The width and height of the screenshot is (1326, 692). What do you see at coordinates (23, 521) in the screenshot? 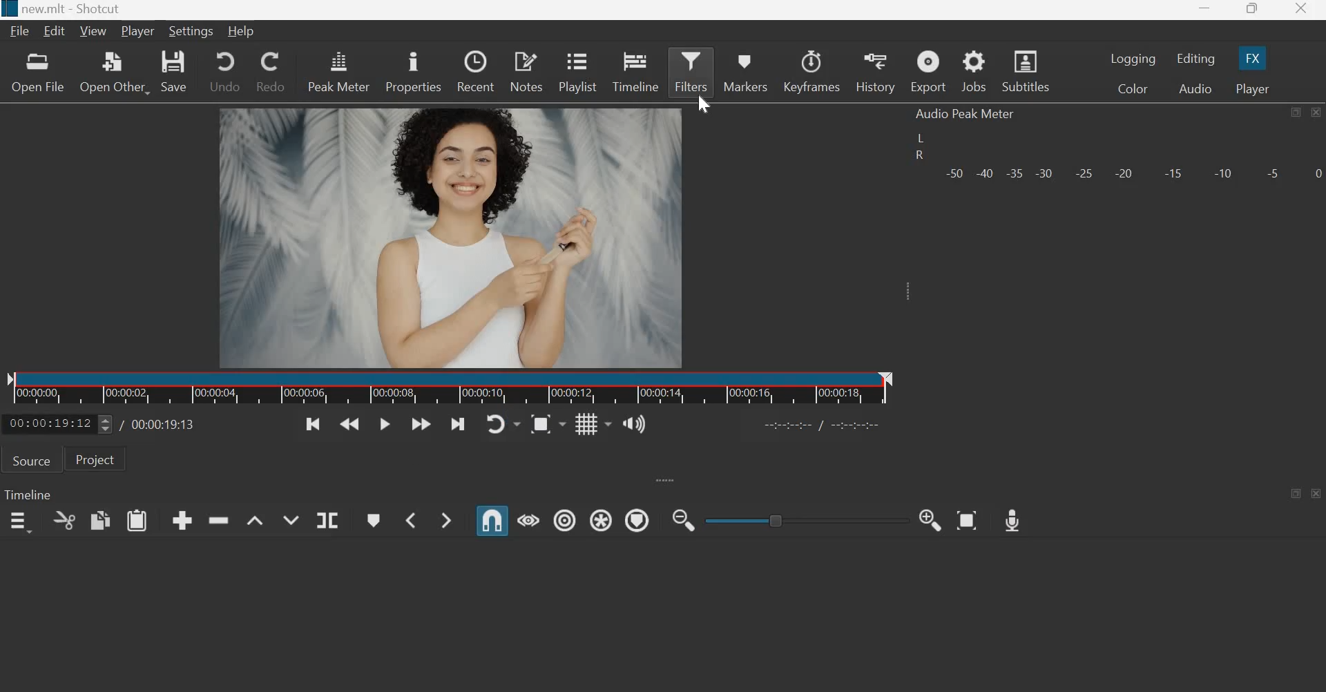
I see `timeline menu` at bounding box center [23, 521].